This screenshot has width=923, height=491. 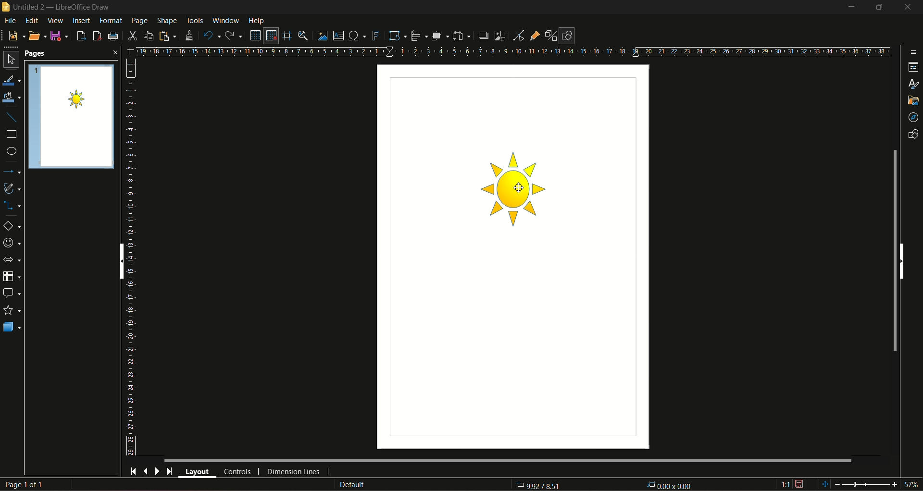 What do you see at coordinates (536, 35) in the screenshot?
I see `show gluepoint` at bounding box center [536, 35].